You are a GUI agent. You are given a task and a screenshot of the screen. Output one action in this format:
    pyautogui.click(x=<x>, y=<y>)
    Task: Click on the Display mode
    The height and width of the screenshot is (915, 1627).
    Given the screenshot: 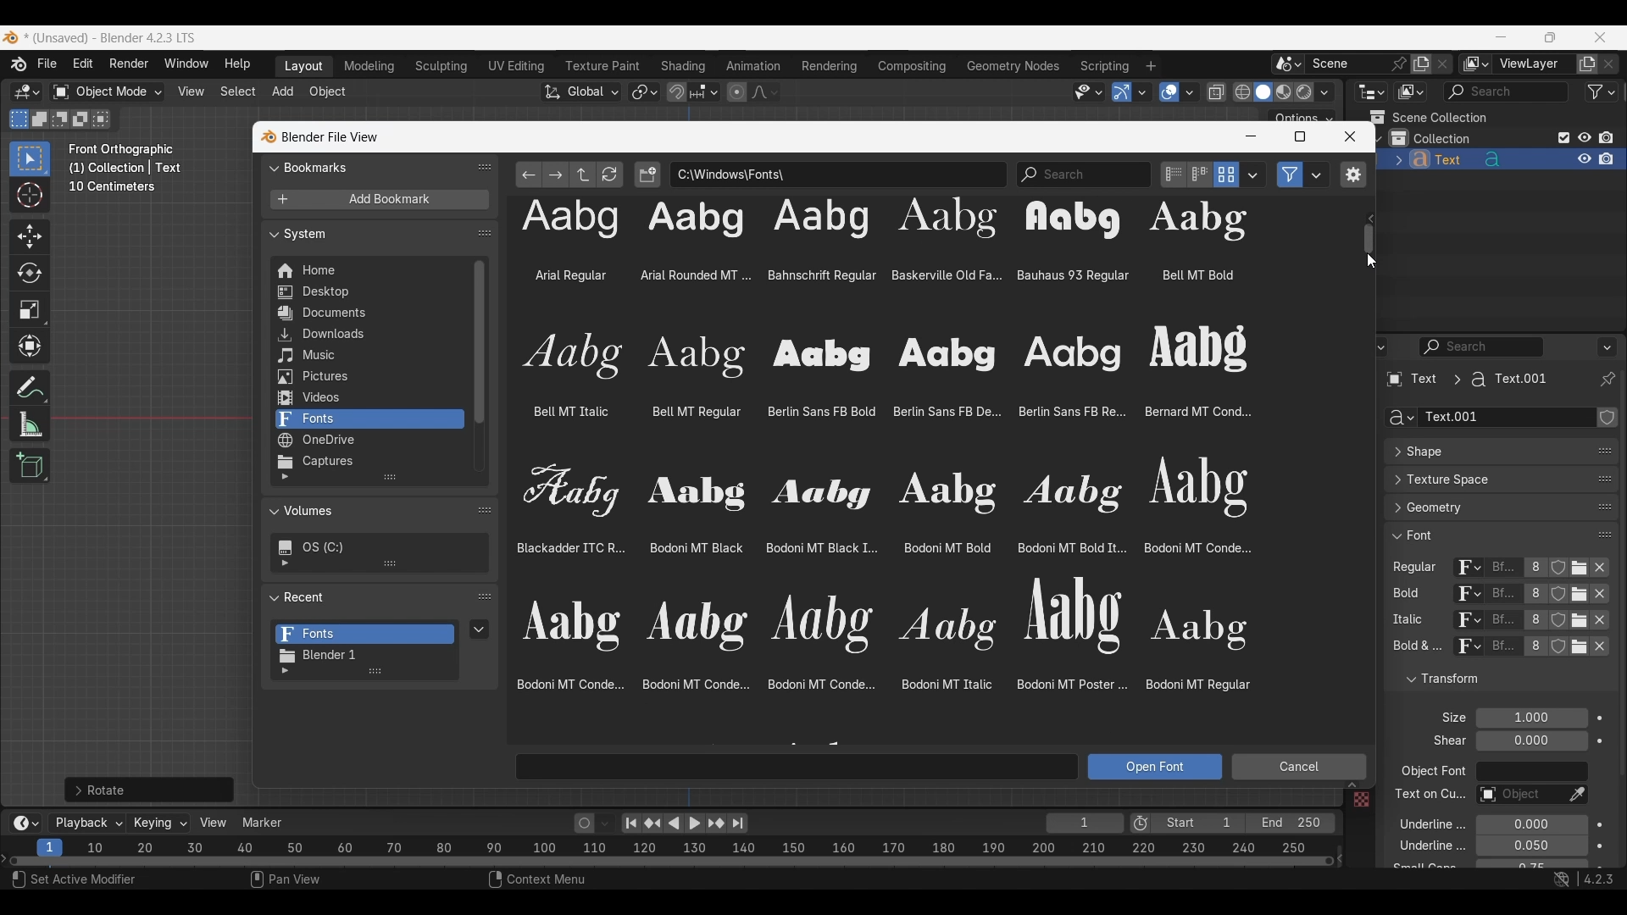 What is the action you would take?
    pyautogui.click(x=1226, y=175)
    